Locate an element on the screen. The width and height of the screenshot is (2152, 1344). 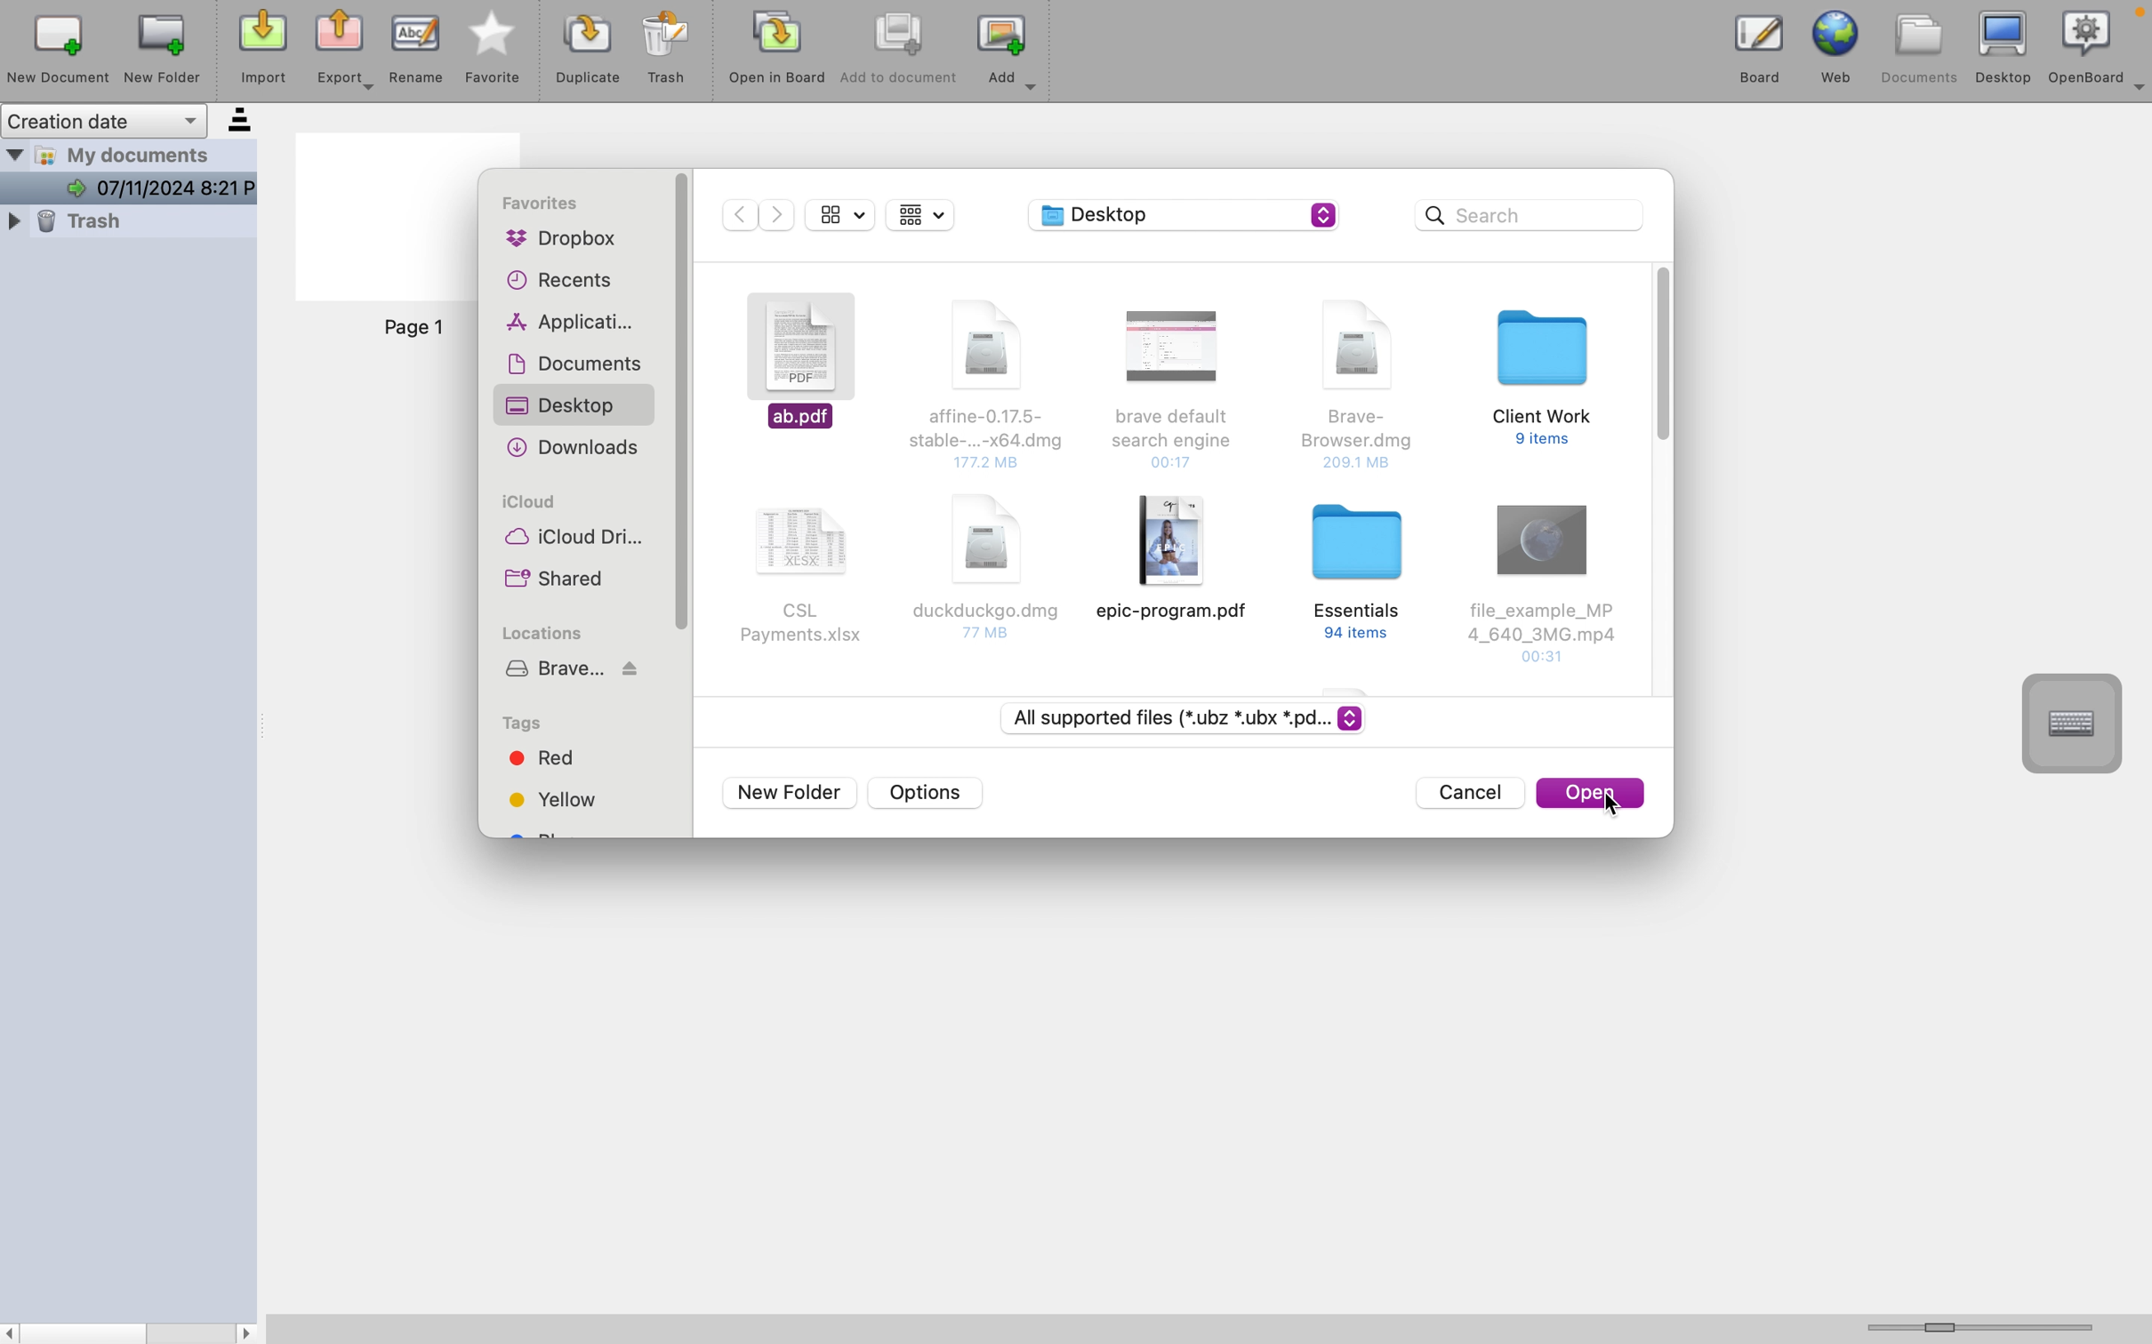
cursor is located at coordinates (1610, 806).